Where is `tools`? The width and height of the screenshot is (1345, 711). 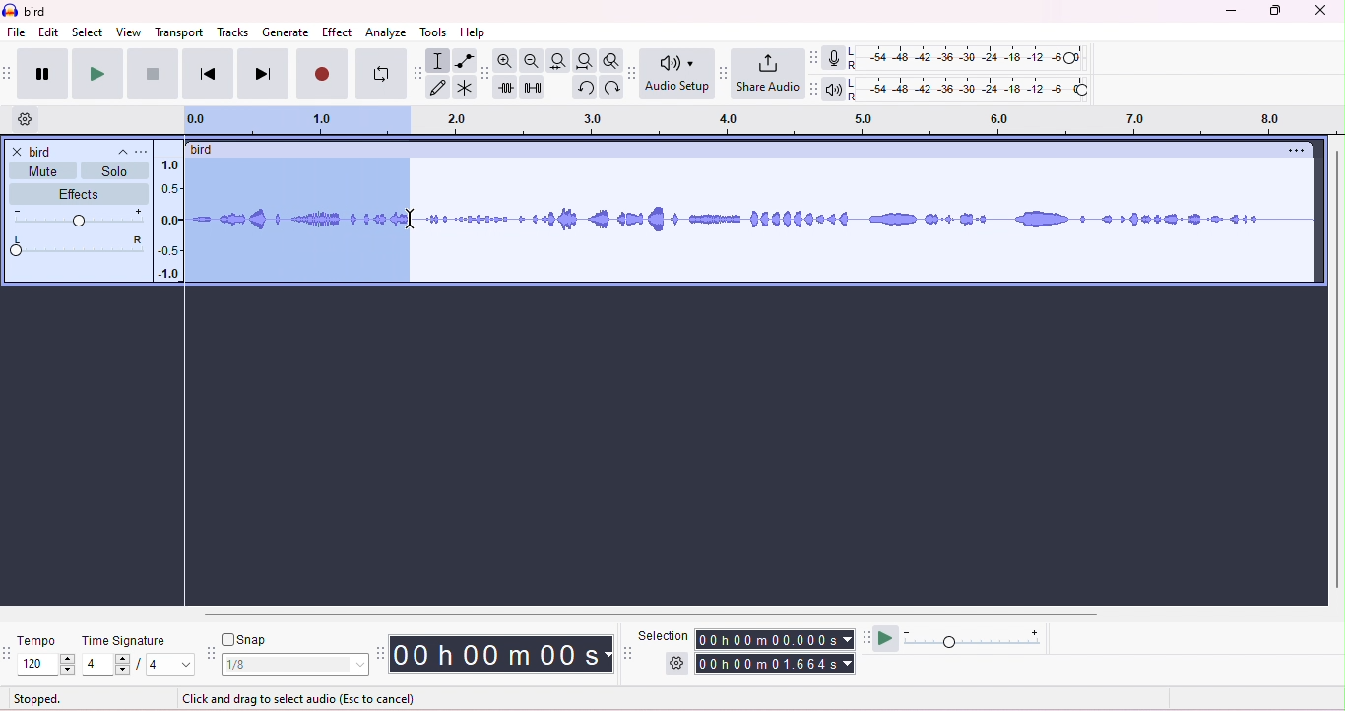 tools is located at coordinates (432, 32).